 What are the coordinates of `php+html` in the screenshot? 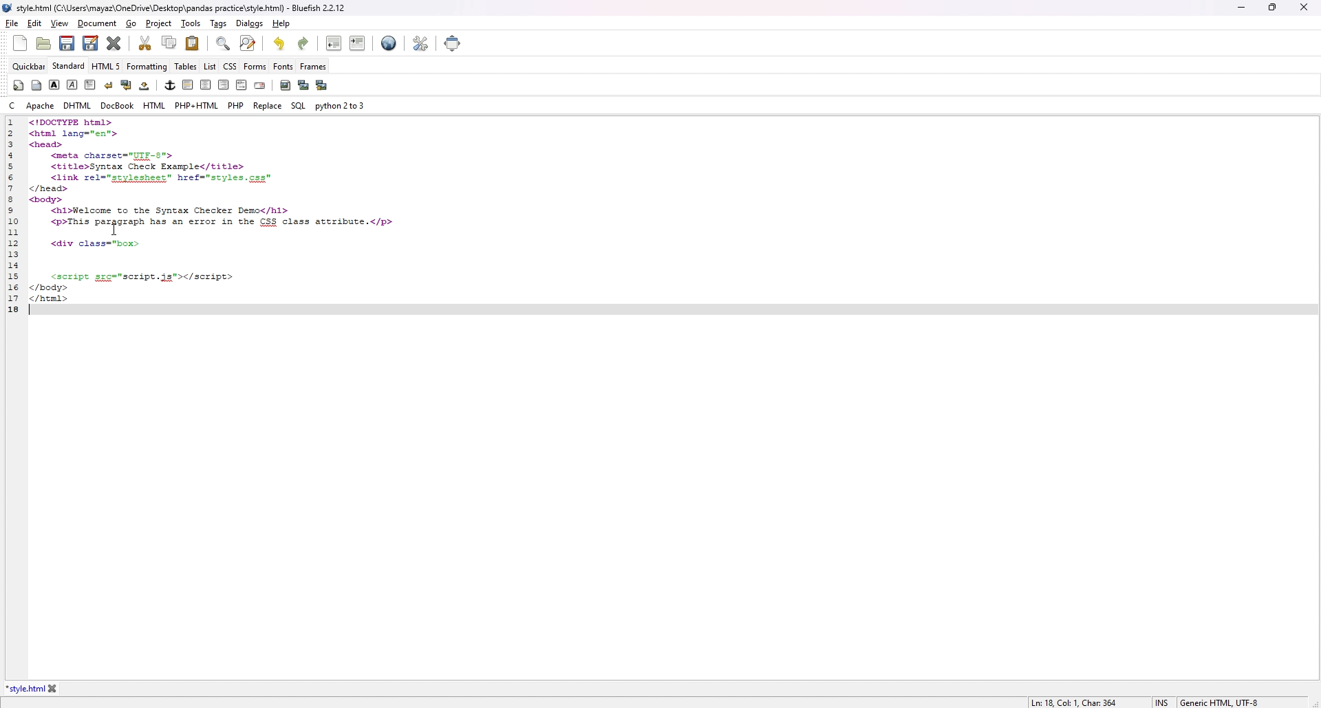 It's located at (197, 107).